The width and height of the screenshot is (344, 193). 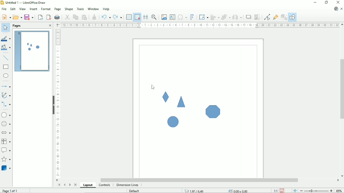 I want to click on Ellipse, so click(x=6, y=76).